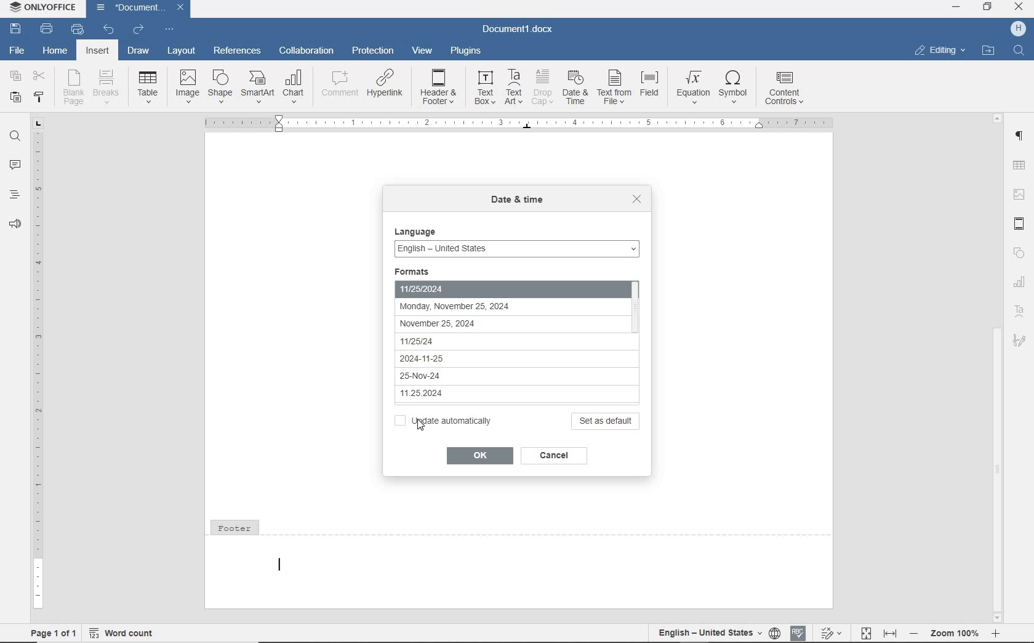 The image size is (1034, 643). Describe the element at coordinates (38, 98) in the screenshot. I see `COPY STYLE` at that location.